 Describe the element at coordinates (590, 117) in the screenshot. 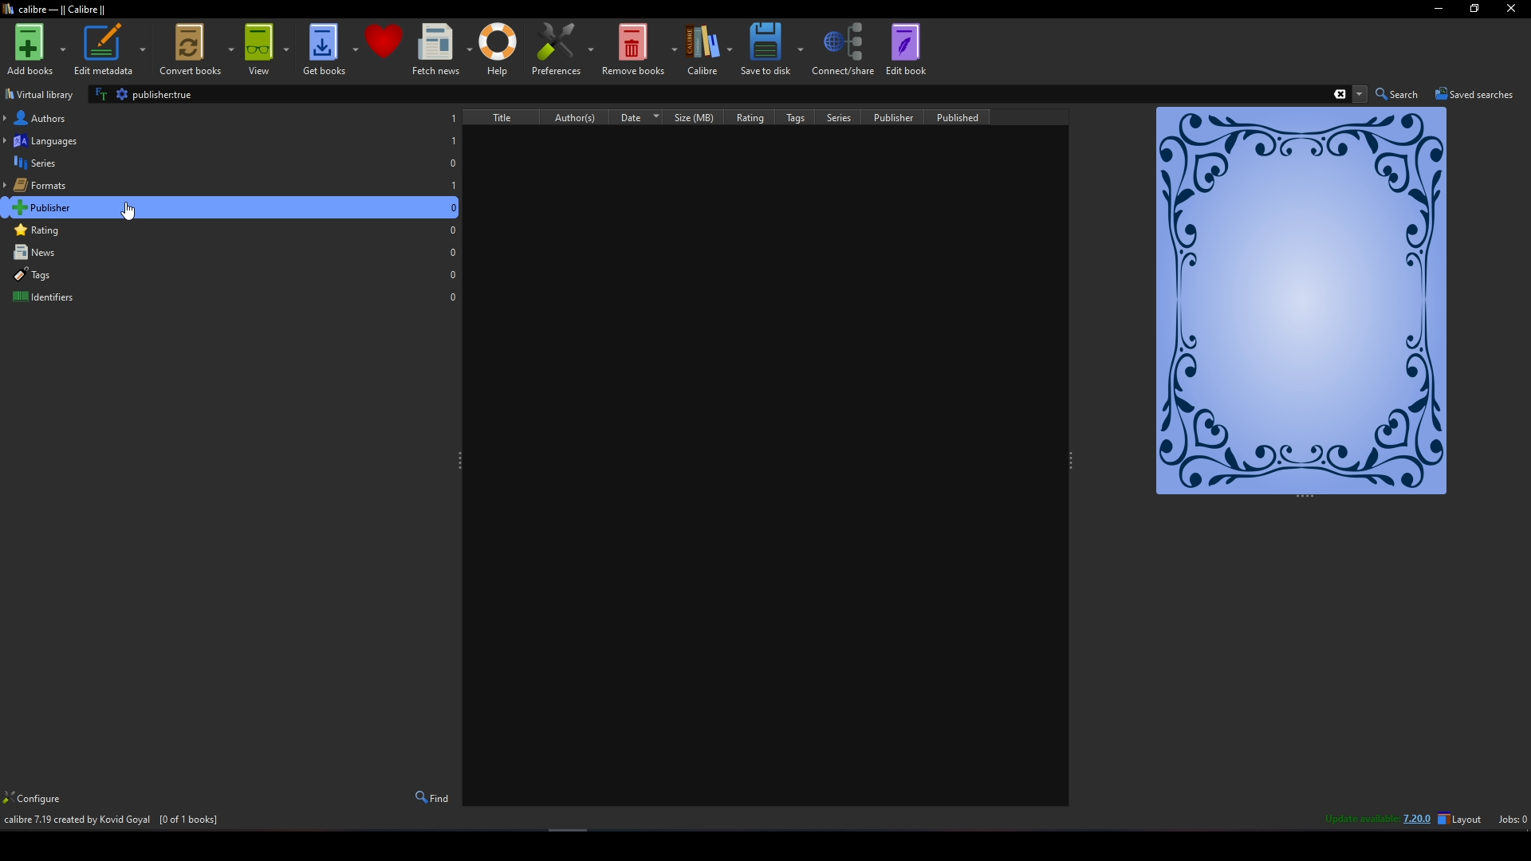

I see `Authors` at that location.